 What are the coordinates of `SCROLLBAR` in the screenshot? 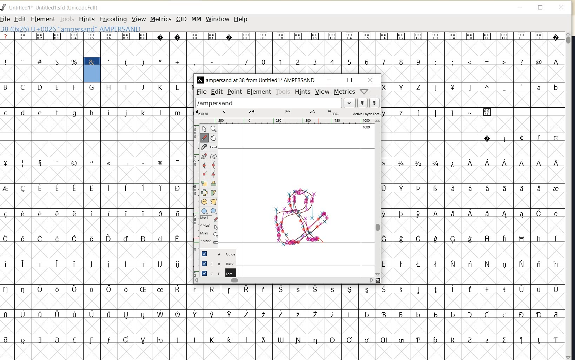 It's located at (569, 196).